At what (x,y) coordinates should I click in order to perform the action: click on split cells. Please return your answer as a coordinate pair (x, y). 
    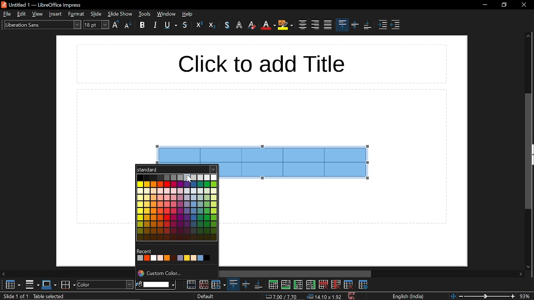
    Looking at the image, I should click on (203, 284).